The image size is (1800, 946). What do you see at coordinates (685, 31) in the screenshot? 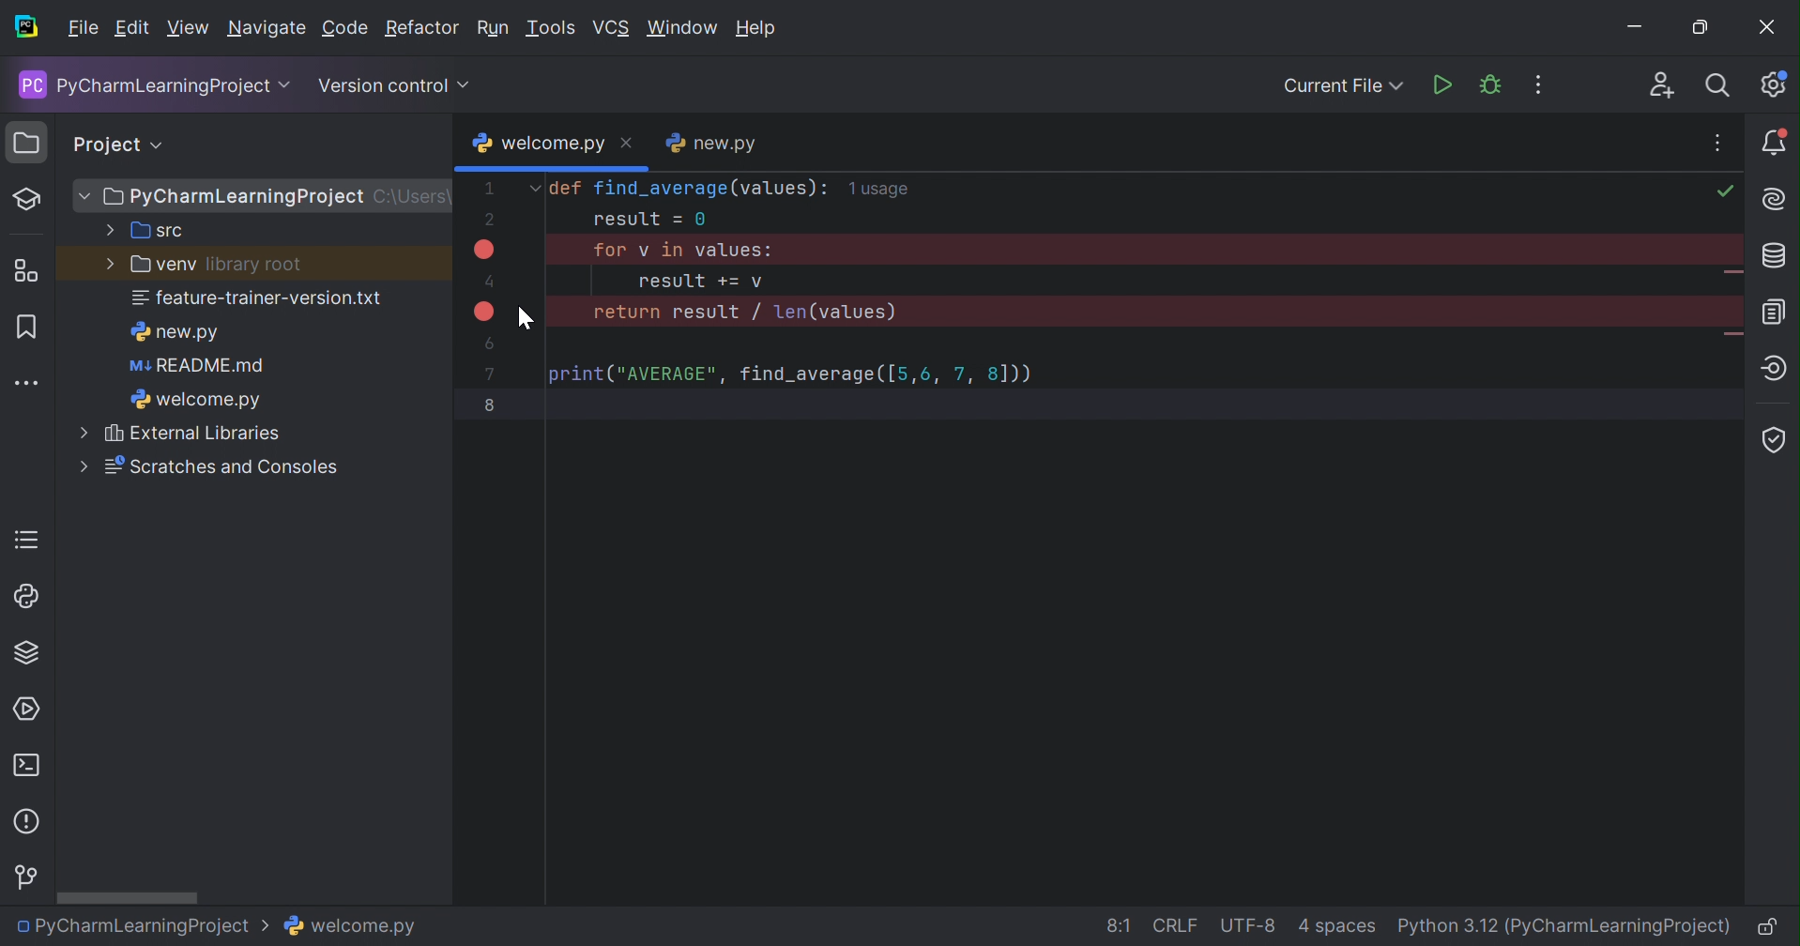
I see `Window` at bounding box center [685, 31].